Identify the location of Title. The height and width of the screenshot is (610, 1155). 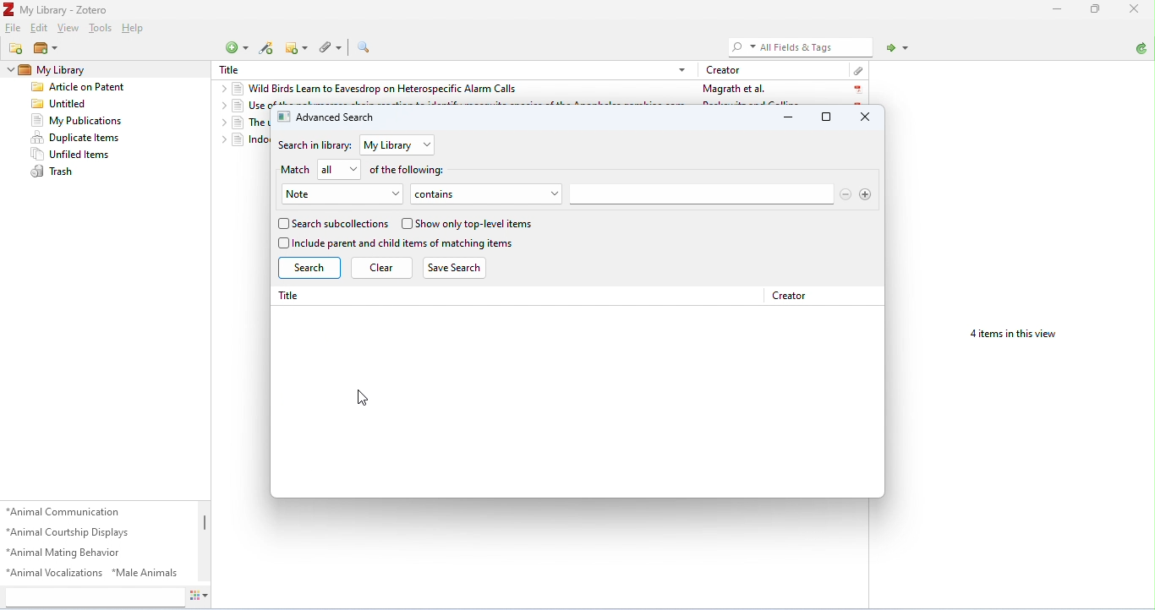
(293, 297).